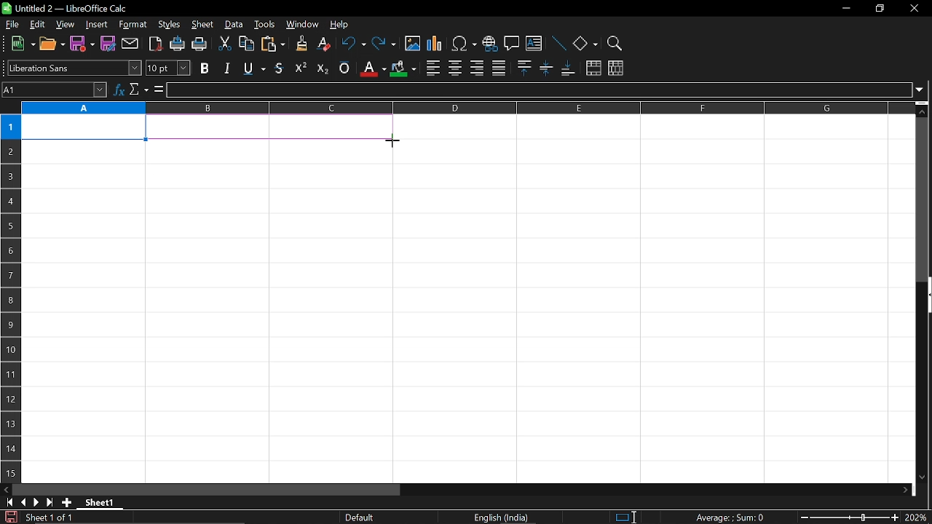 Image resolution: width=932 pixels, height=524 pixels. Describe the element at coordinates (476, 68) in the screenshot. I see `align right` at that location.